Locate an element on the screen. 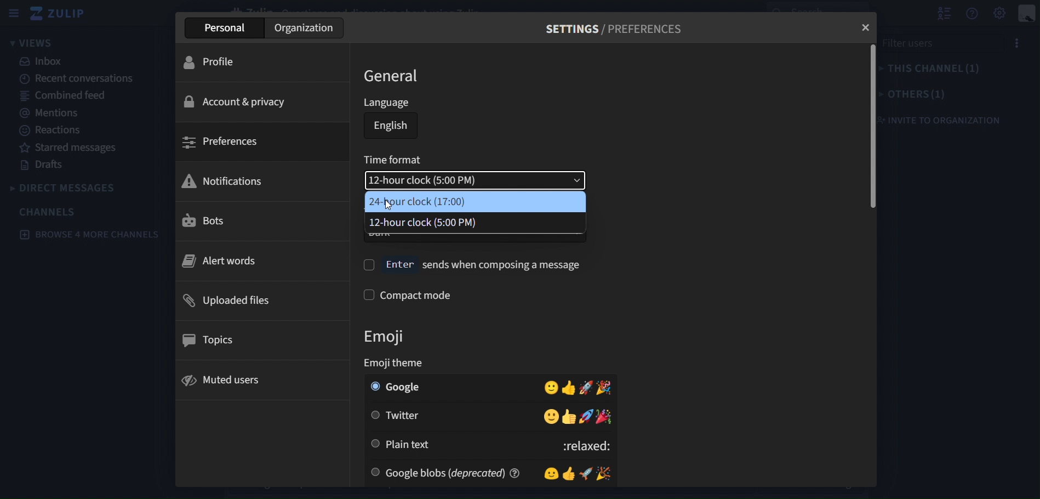  close is located at coordinates (866, 27).